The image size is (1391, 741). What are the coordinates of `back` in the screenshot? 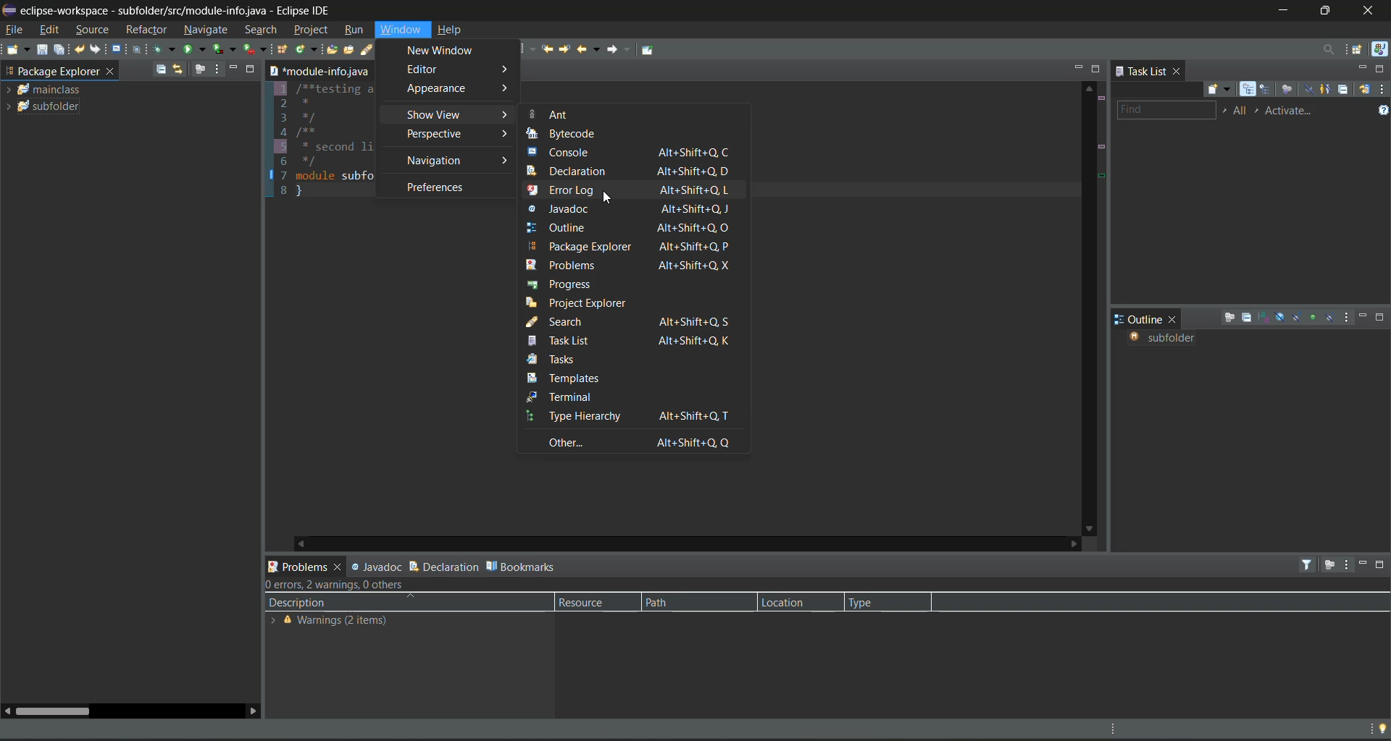 It's located at (590, 48).